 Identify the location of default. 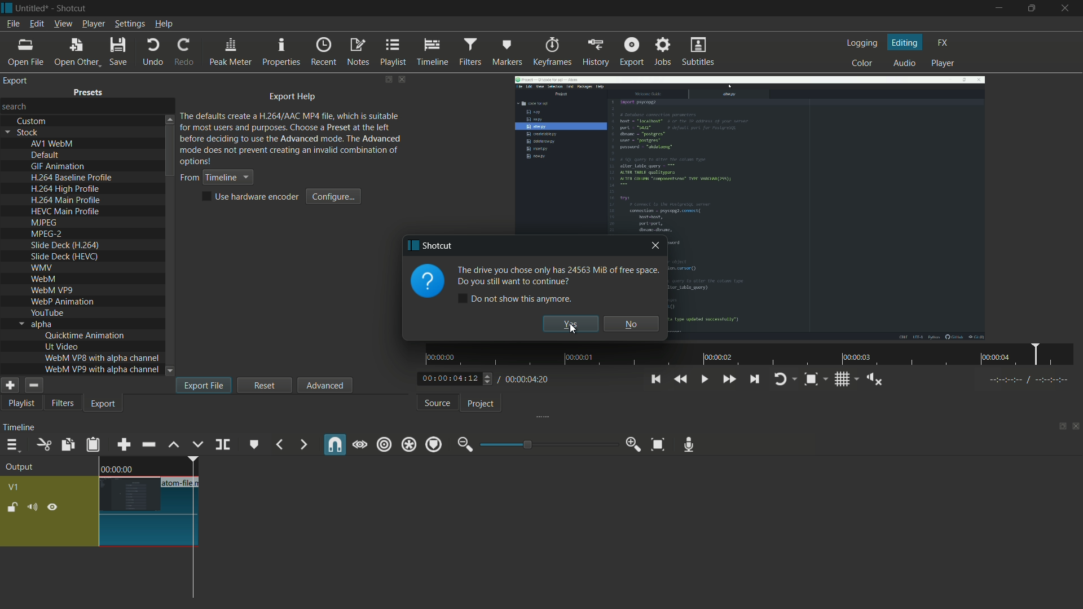
(46, 156).